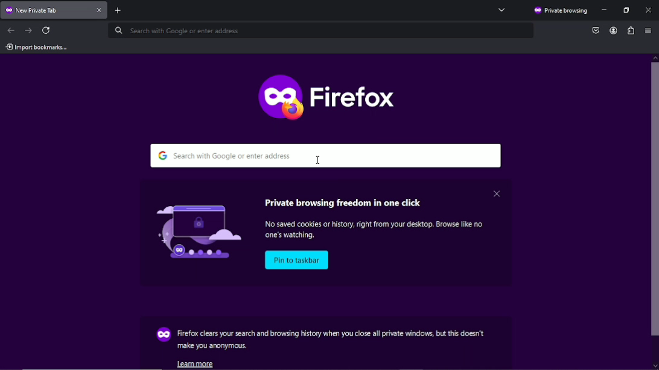 Image resolution: width=659 pixels, height=370 pixels. Describe the element at coordinates (28, 30) in the screenshot. I see `go forward` at that location.